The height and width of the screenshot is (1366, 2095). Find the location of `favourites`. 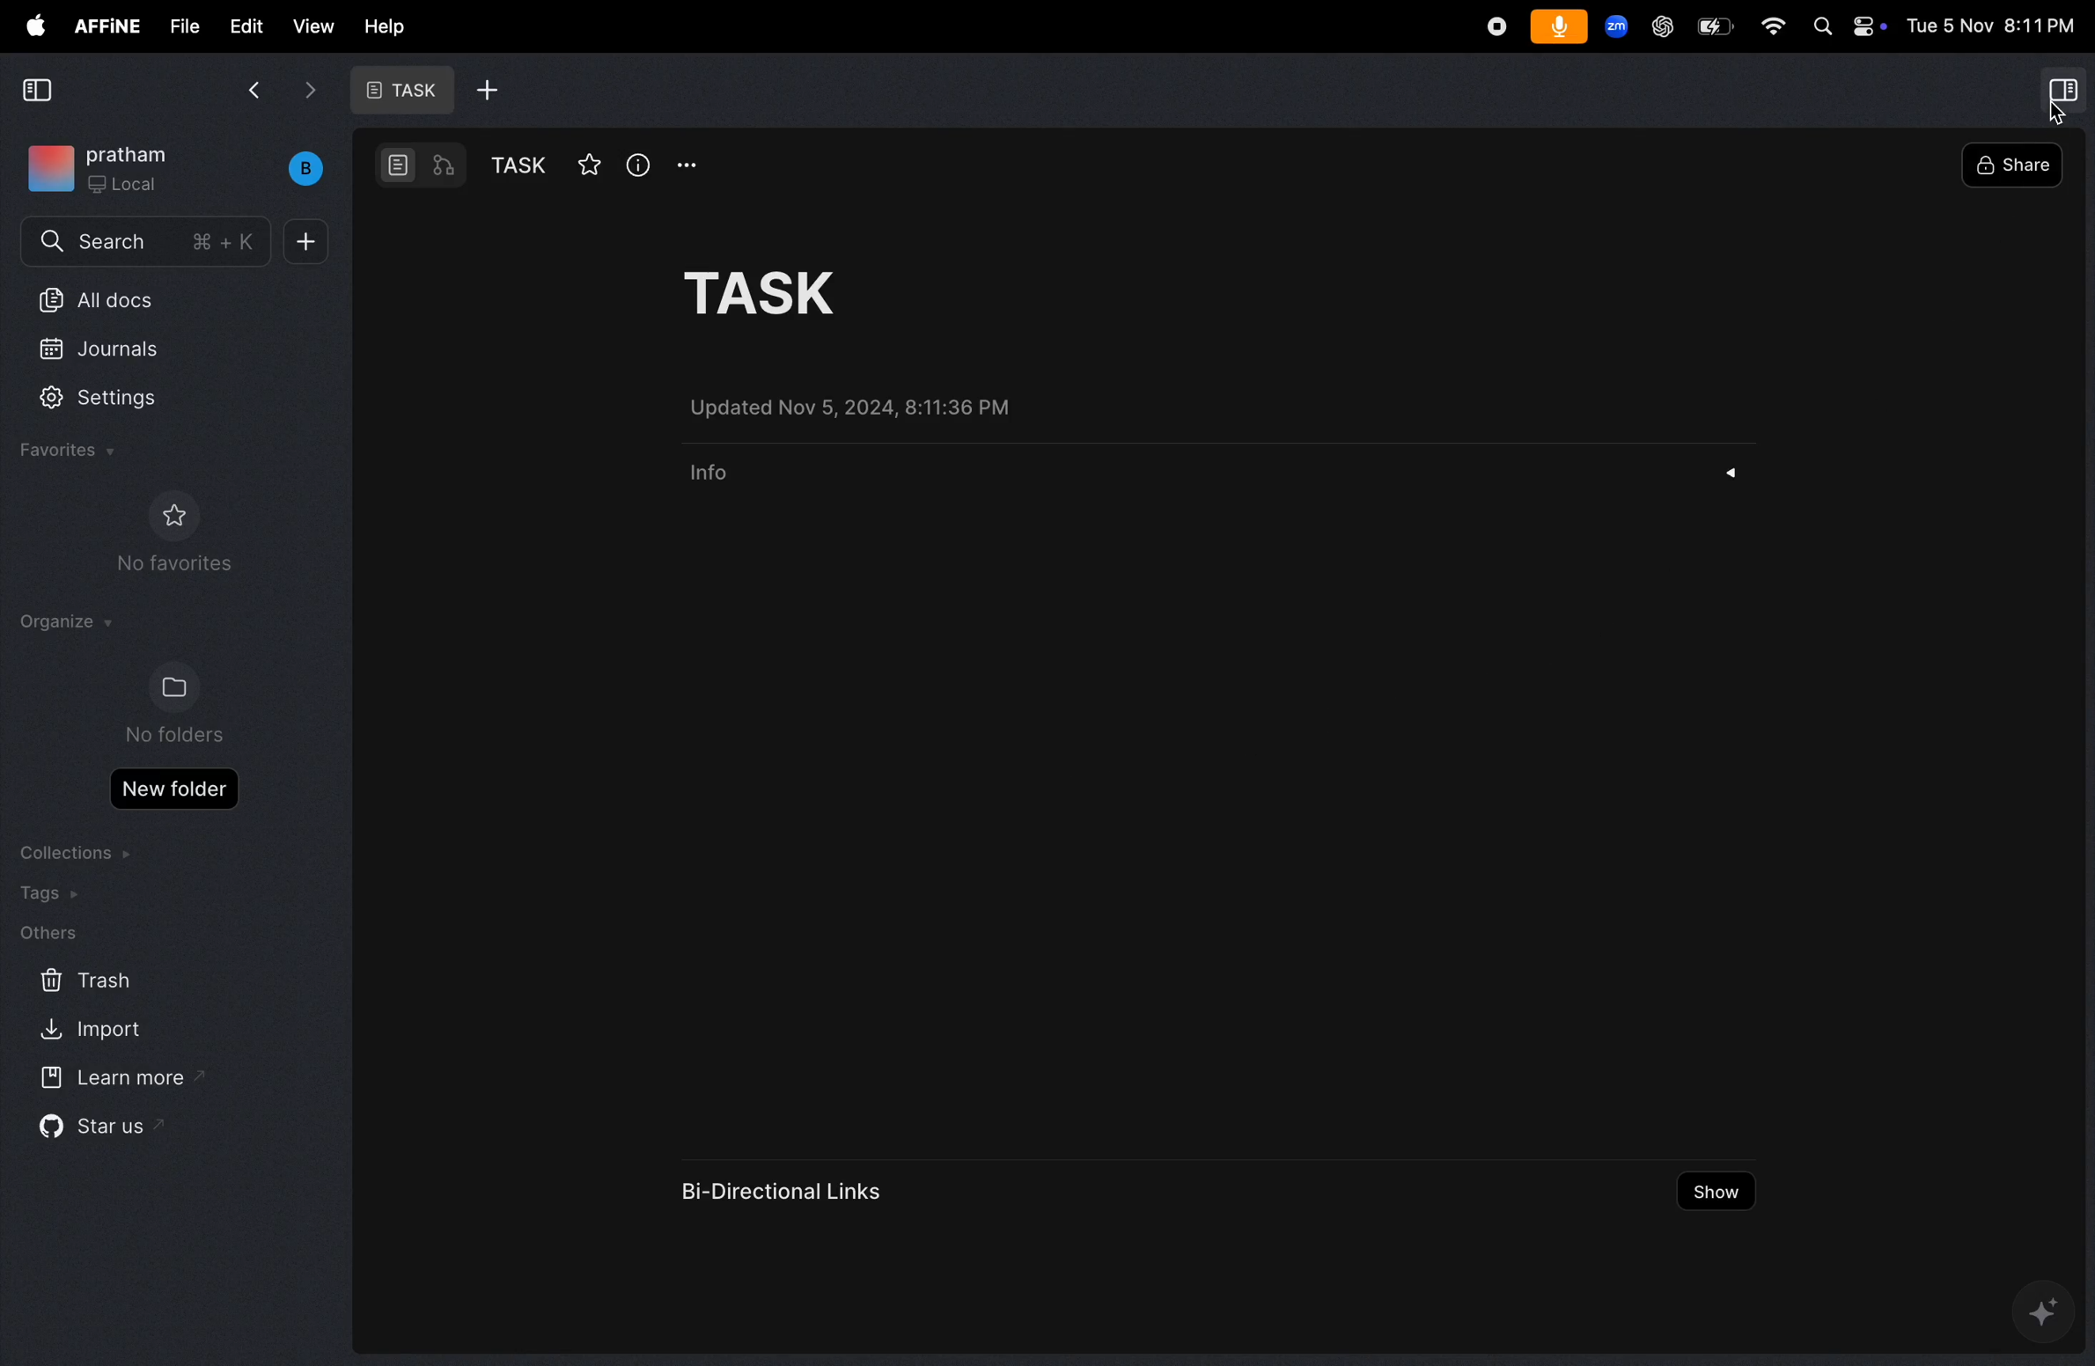

favourites is located at coordinates (74, 452).